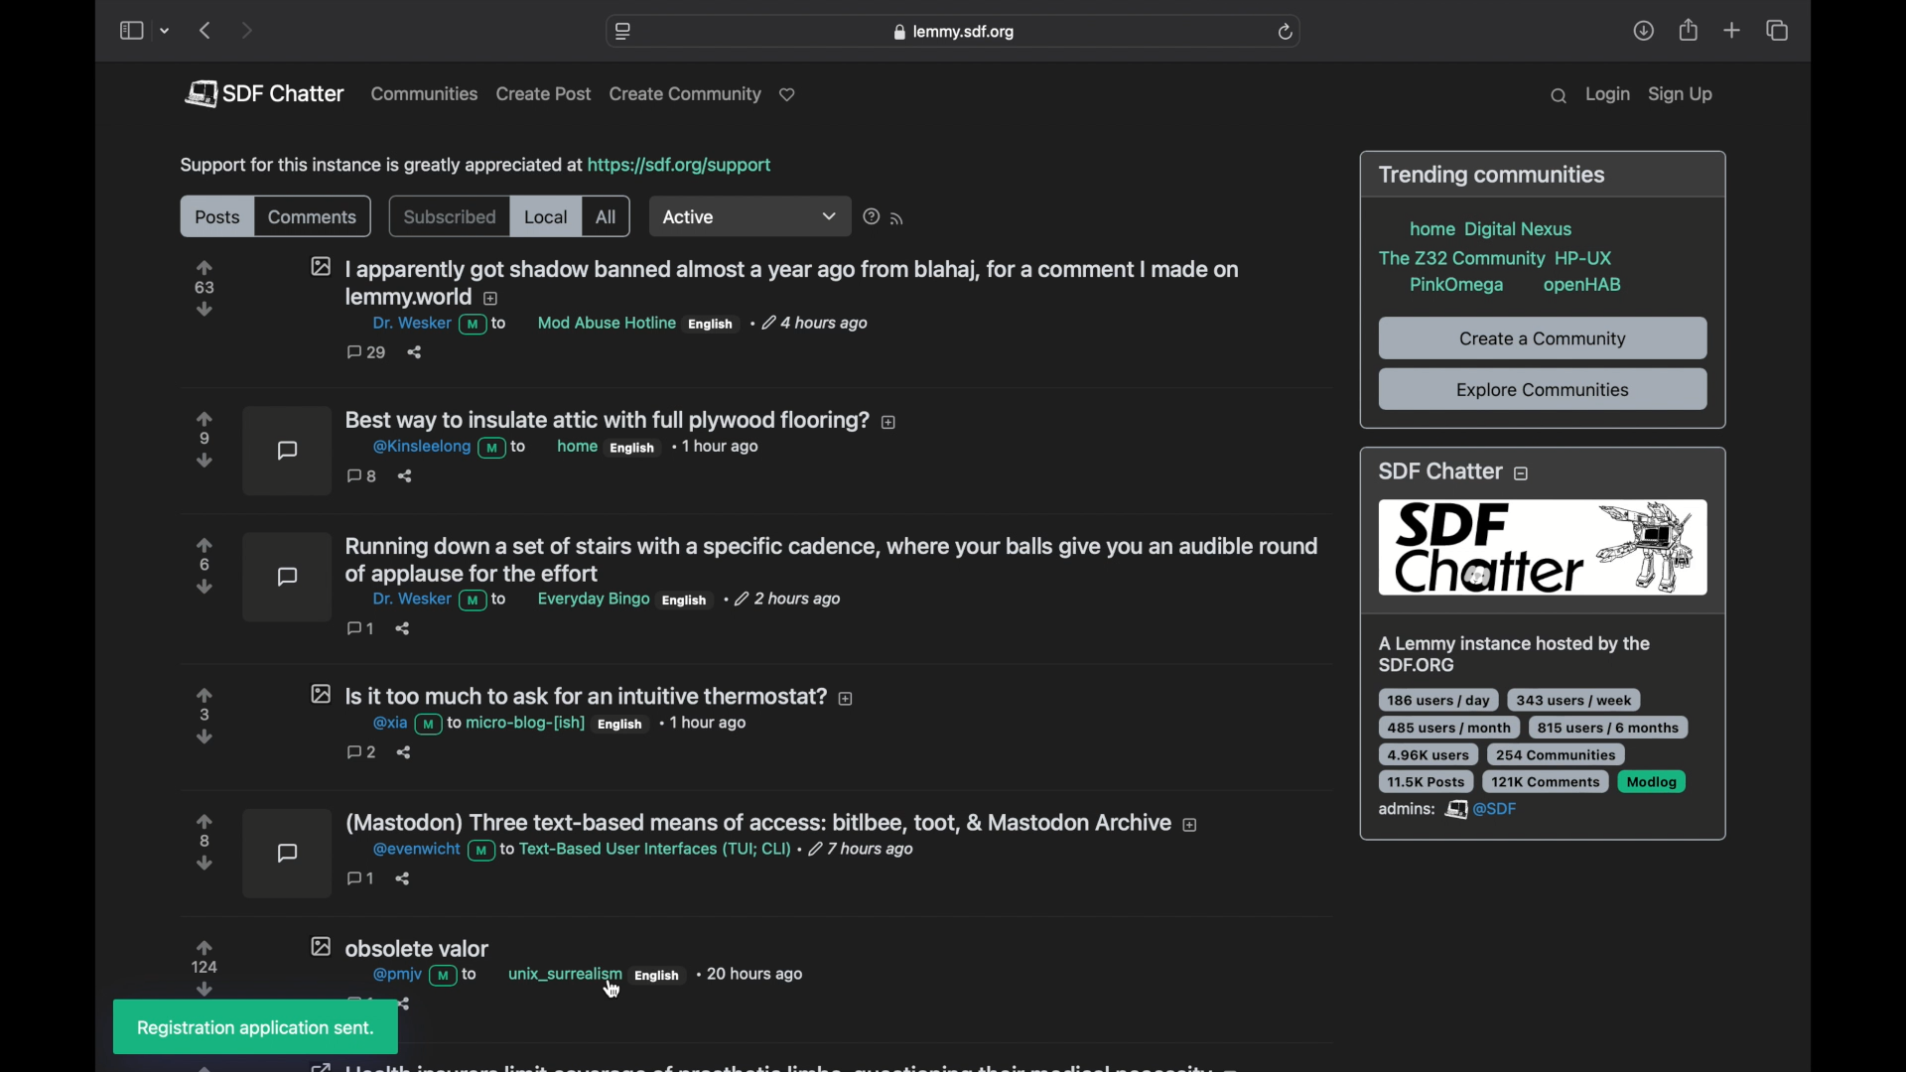 The height and width of the screenshot is (1072, 1906). Describe the element at coordinates (523, 721) in the screenshot. I see `post` at that location.